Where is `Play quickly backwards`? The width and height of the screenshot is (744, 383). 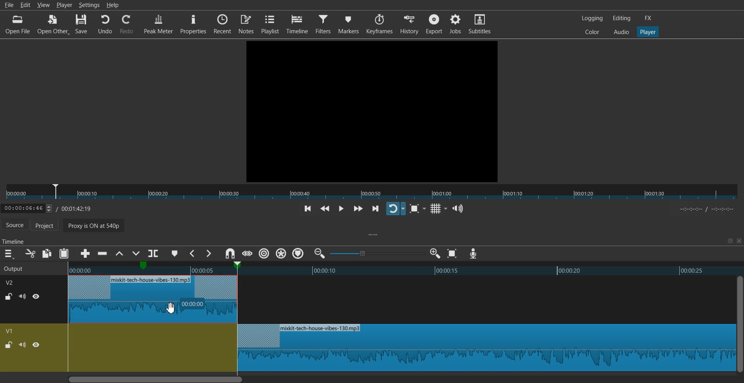
Play quickly backwards is located at coordinates (325, 209).